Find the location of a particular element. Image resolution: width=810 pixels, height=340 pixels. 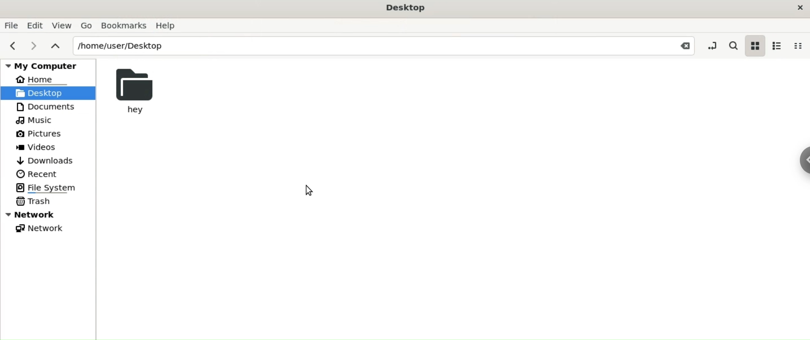

Home is located at coordinates (41, 79).